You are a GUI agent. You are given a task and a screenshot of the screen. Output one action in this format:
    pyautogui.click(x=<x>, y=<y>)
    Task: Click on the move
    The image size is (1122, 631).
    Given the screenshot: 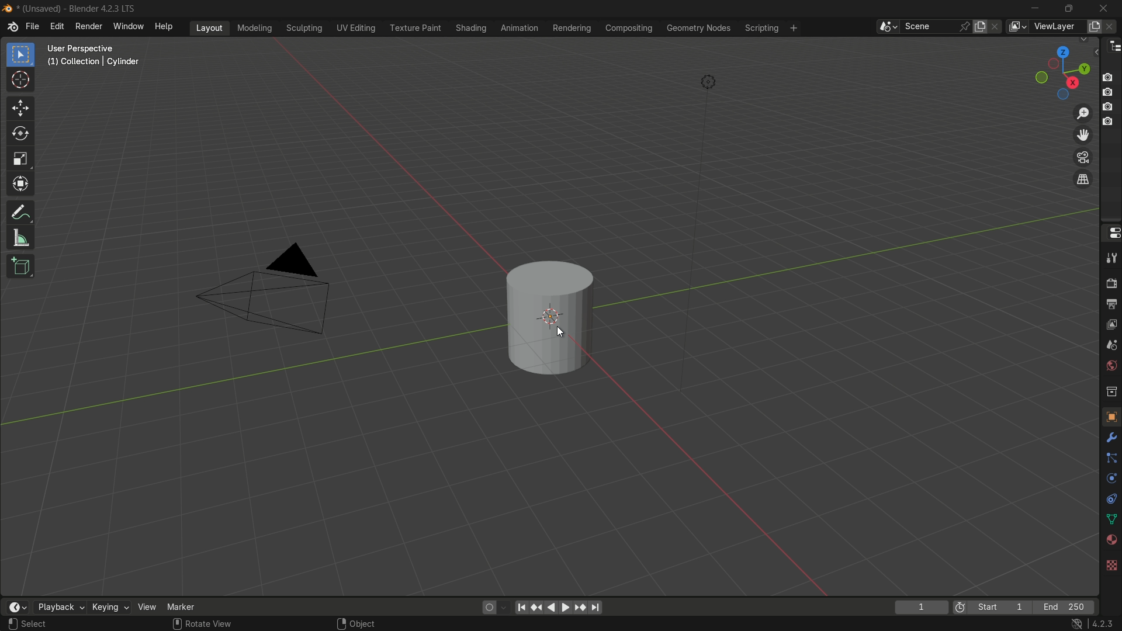 What is the action you would take?
    pyautogui.click(x=22, y=108)
    